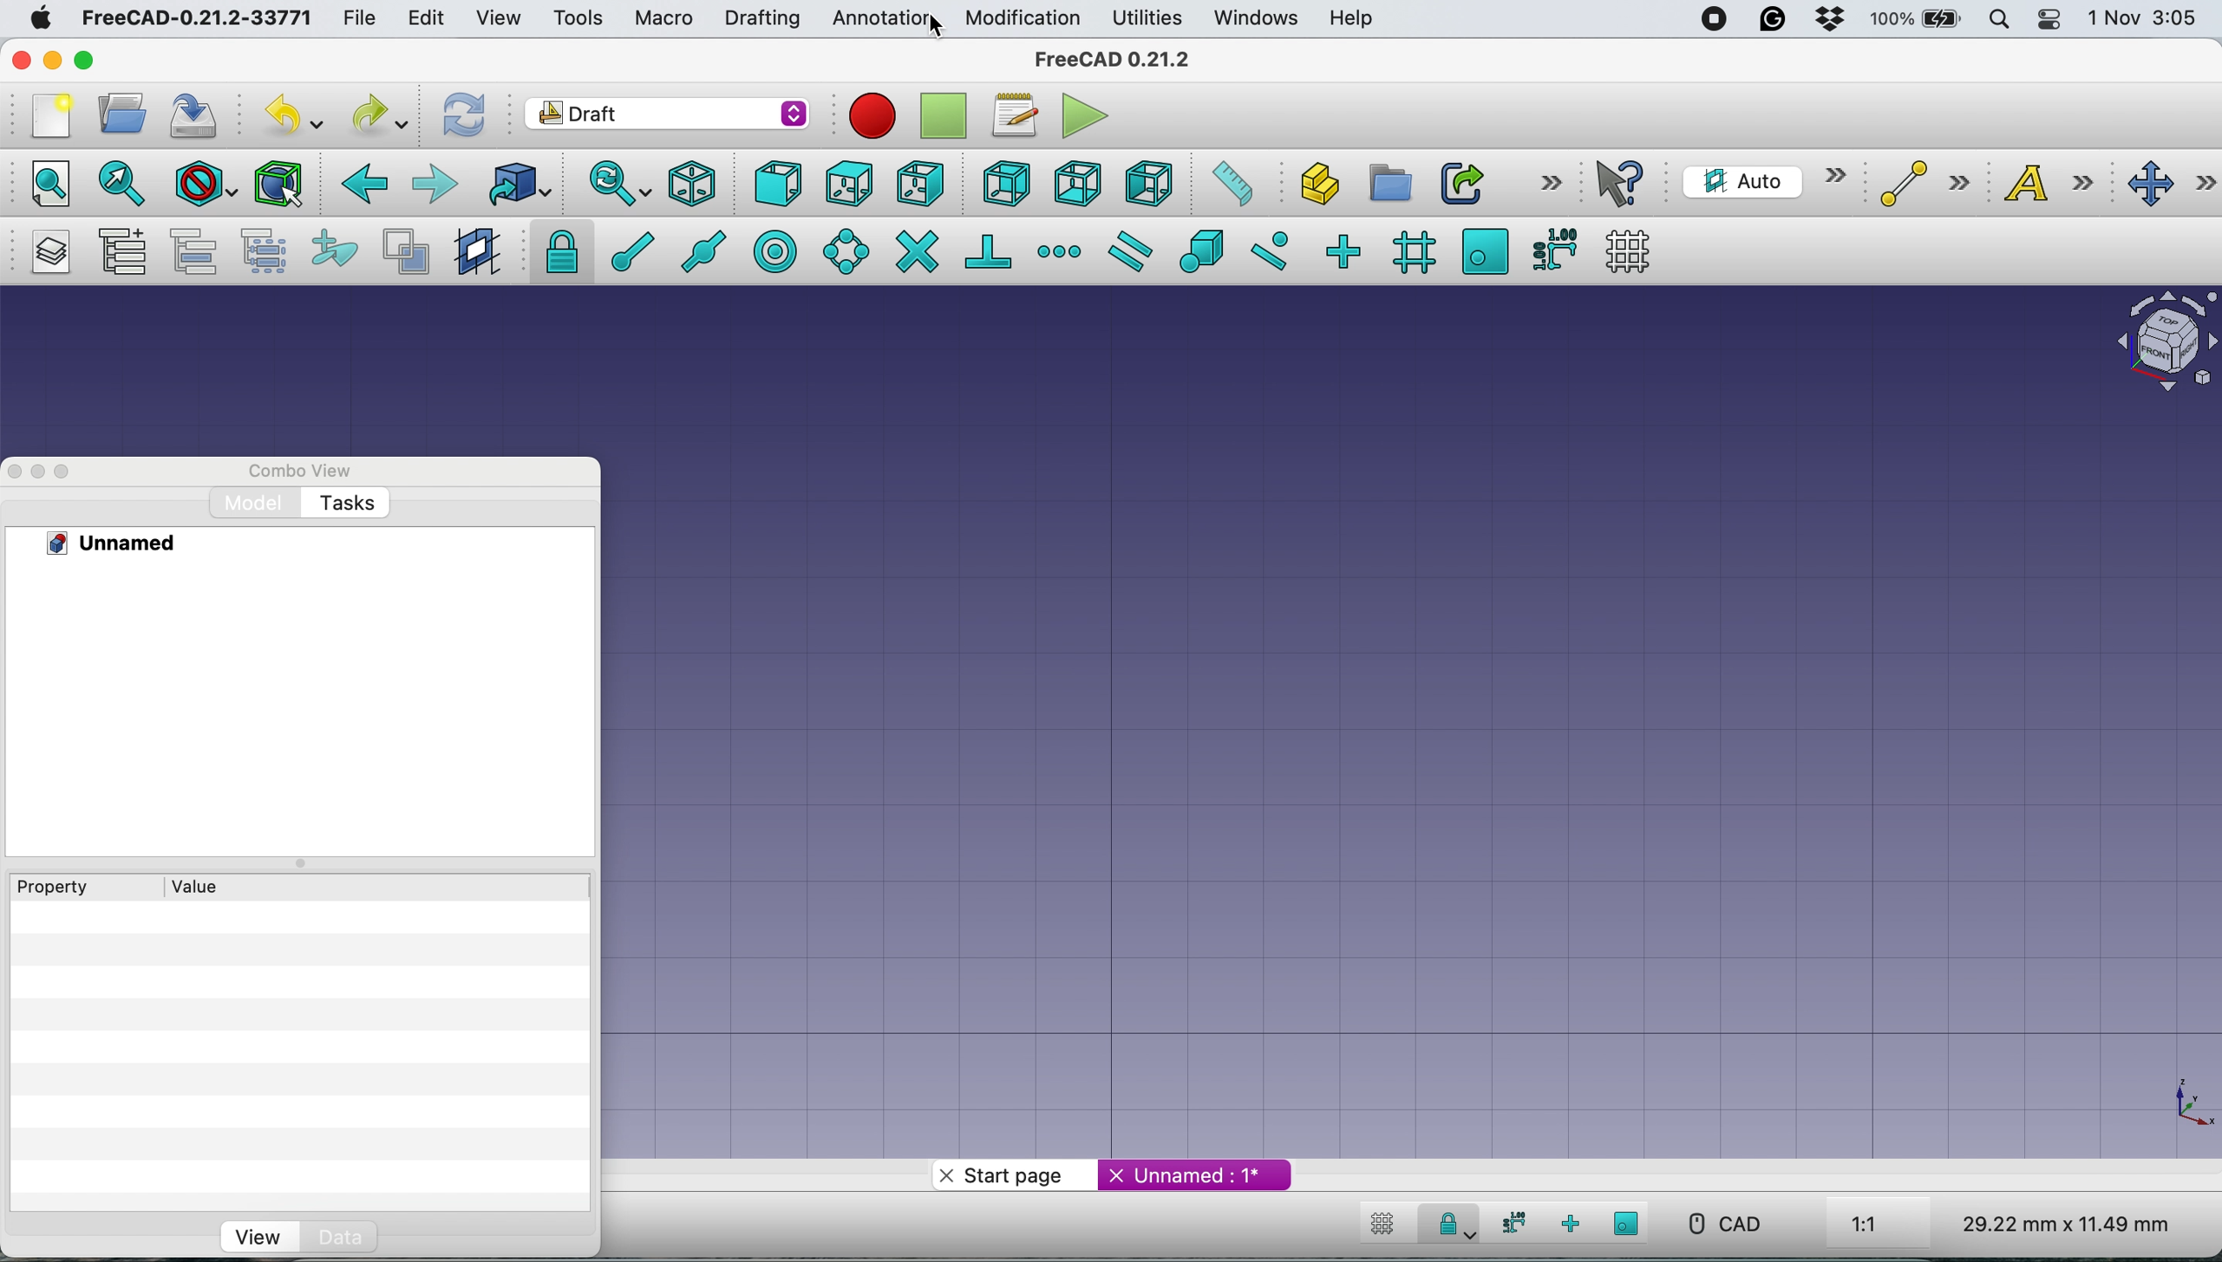 This screenshot has width=2222, height=1262. Describe the element at coordinates (1916, 182) in the screenshot. I see `line` at that location.